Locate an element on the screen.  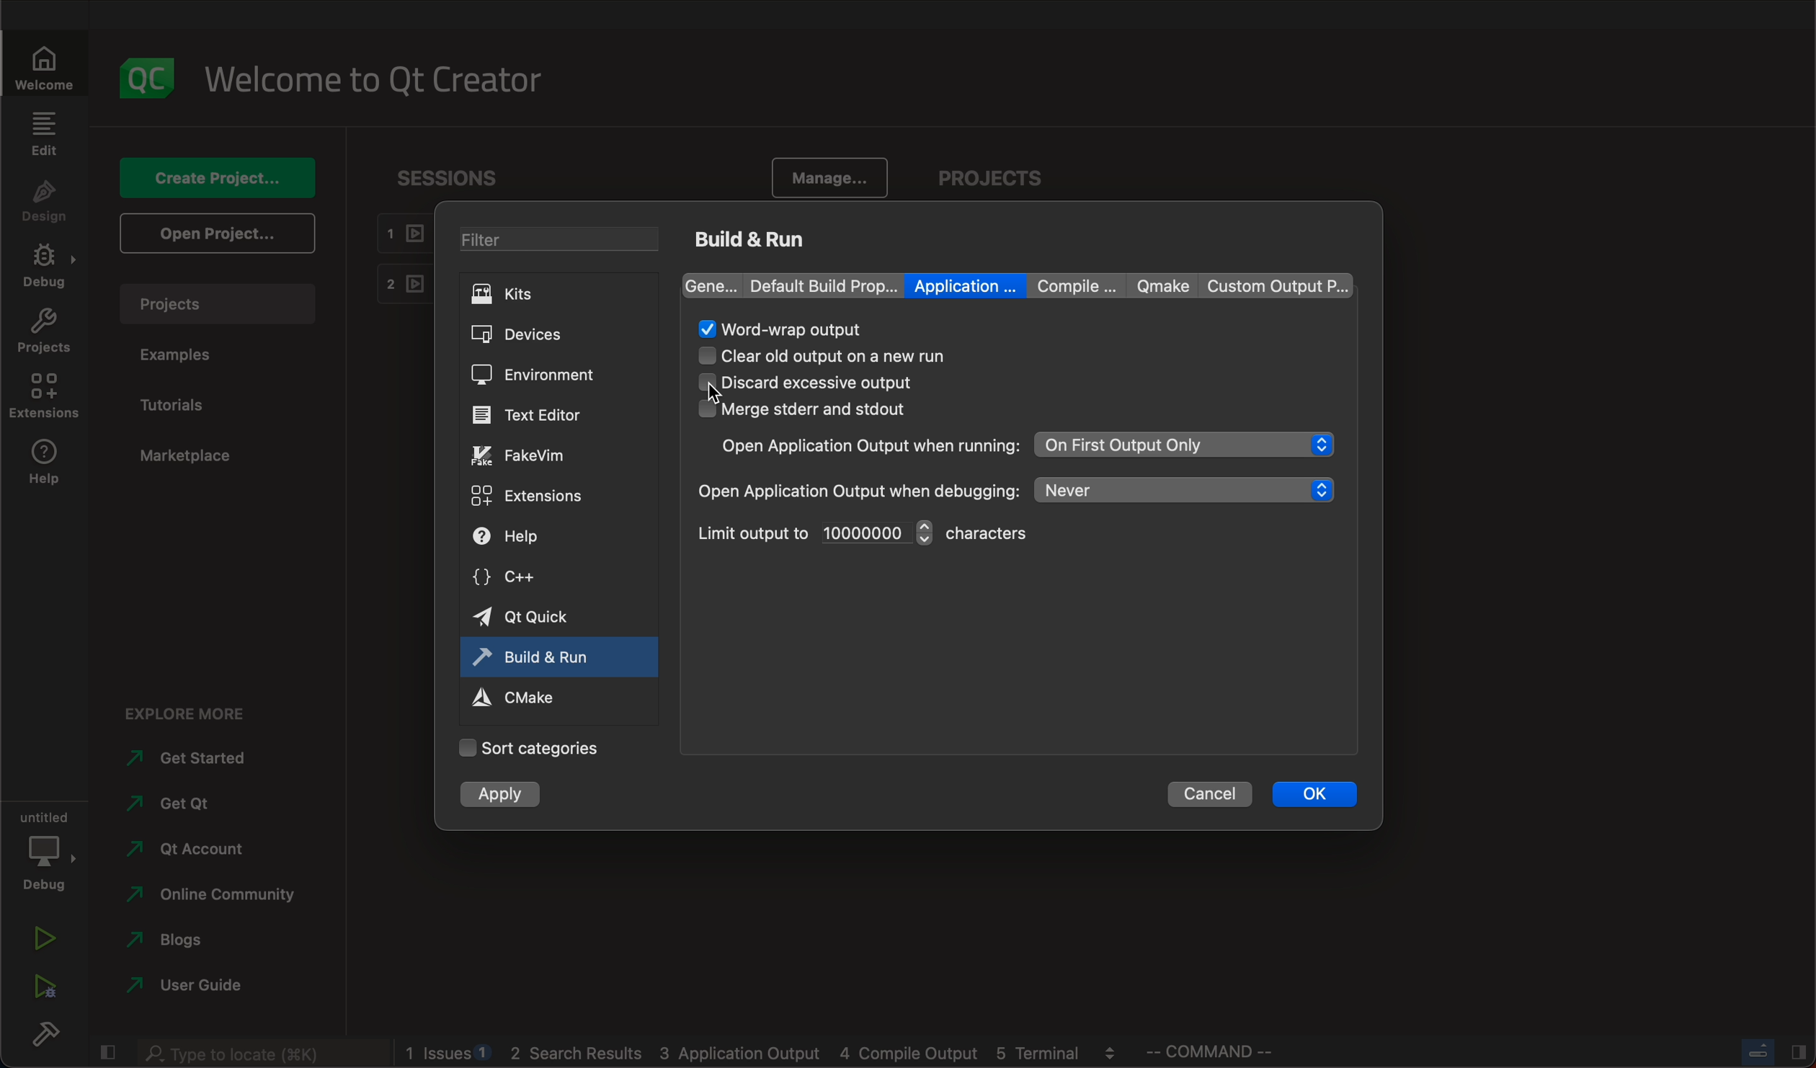
welcome is located at coordinates (378, 80).